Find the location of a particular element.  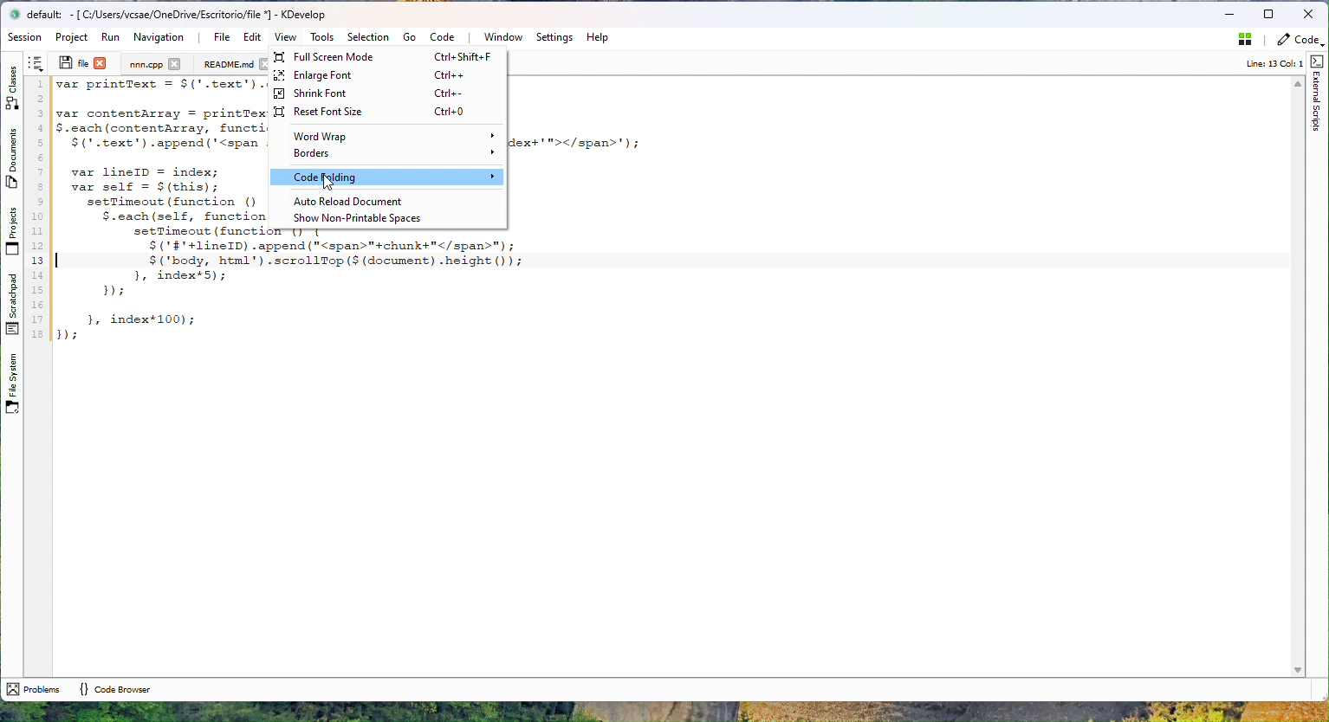

Auto reload document is located at coordinates (384, 201).